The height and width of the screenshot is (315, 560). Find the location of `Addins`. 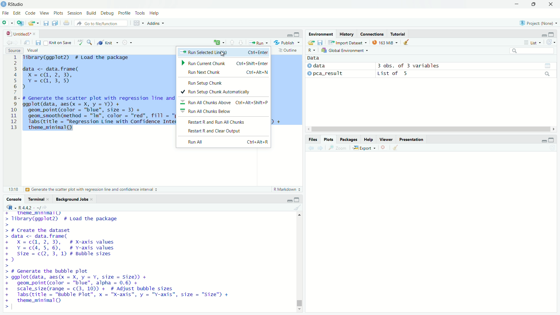

Addins is located at coordinates (155, 23).